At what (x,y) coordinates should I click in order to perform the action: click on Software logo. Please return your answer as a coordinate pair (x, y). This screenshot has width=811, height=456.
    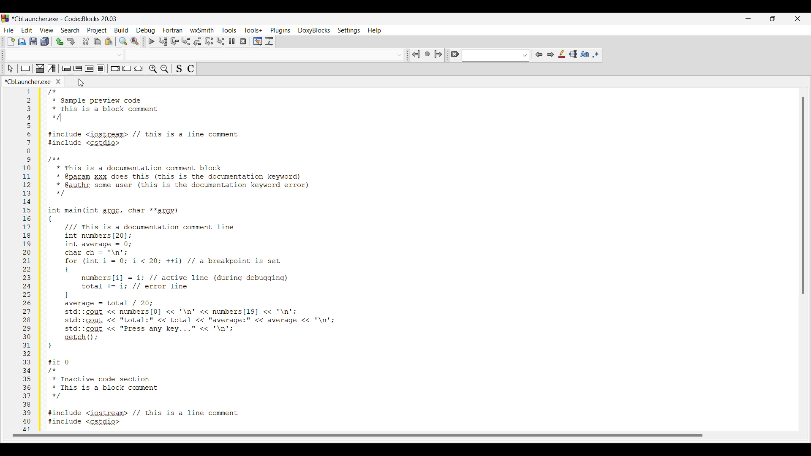
    Looking at the image, I should click on (5, 19).